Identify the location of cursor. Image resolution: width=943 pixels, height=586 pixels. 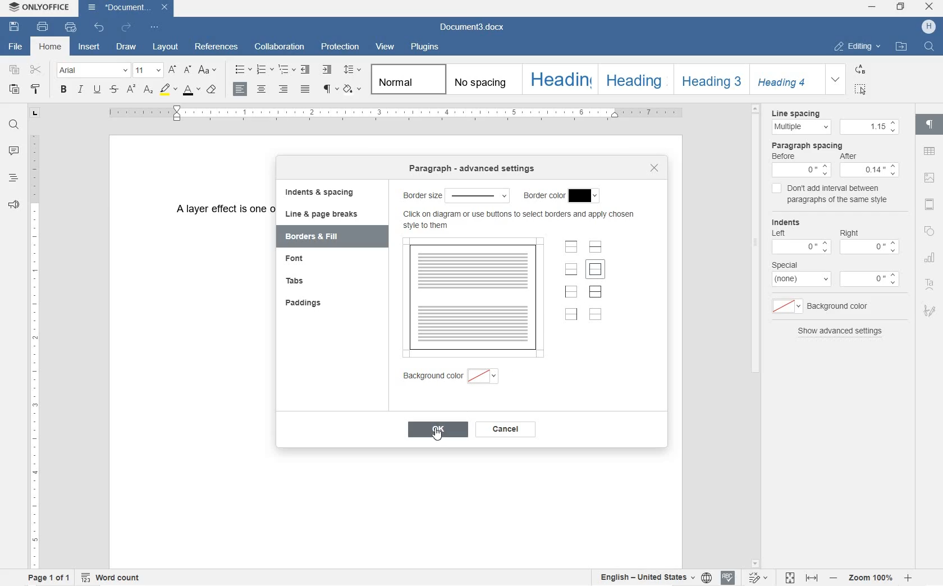
(436, 435).